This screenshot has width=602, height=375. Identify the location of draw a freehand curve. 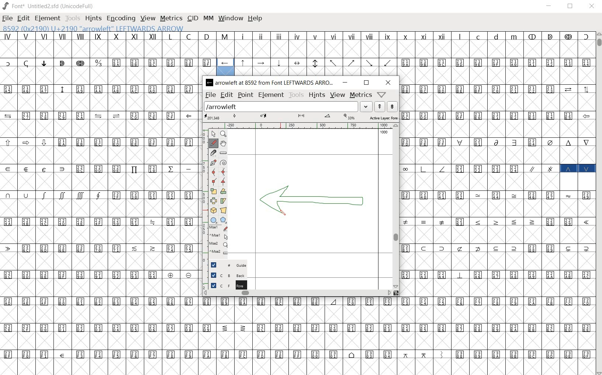
(213, 143).